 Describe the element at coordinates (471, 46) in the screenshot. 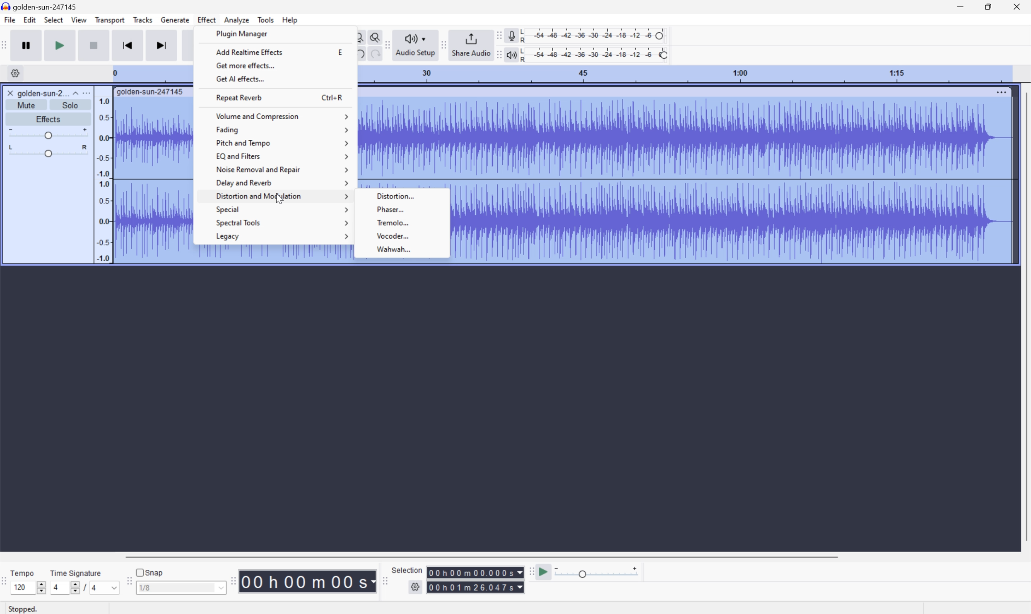

I see `Share audio` at that location.